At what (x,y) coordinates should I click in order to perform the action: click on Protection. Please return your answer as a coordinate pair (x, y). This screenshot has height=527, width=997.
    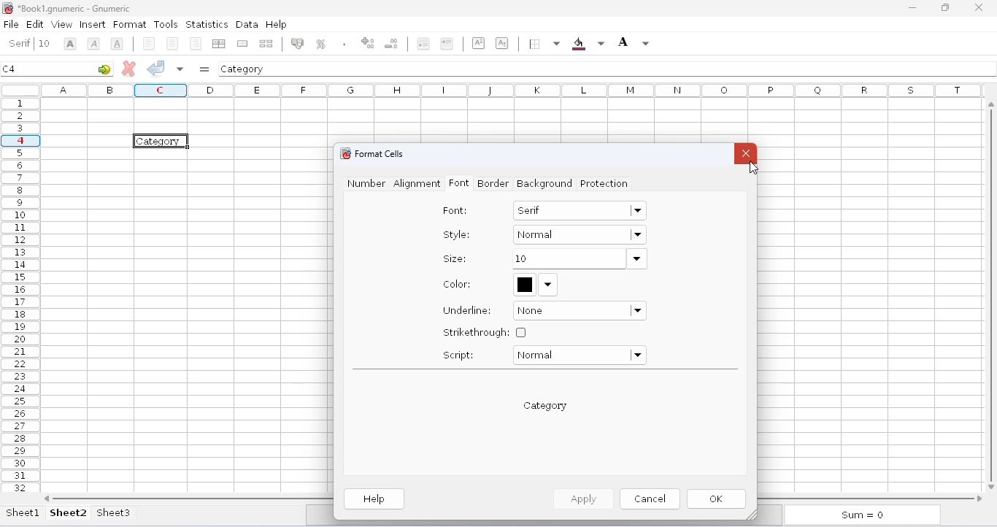
    Looking at the image, I should click on (605, 185).